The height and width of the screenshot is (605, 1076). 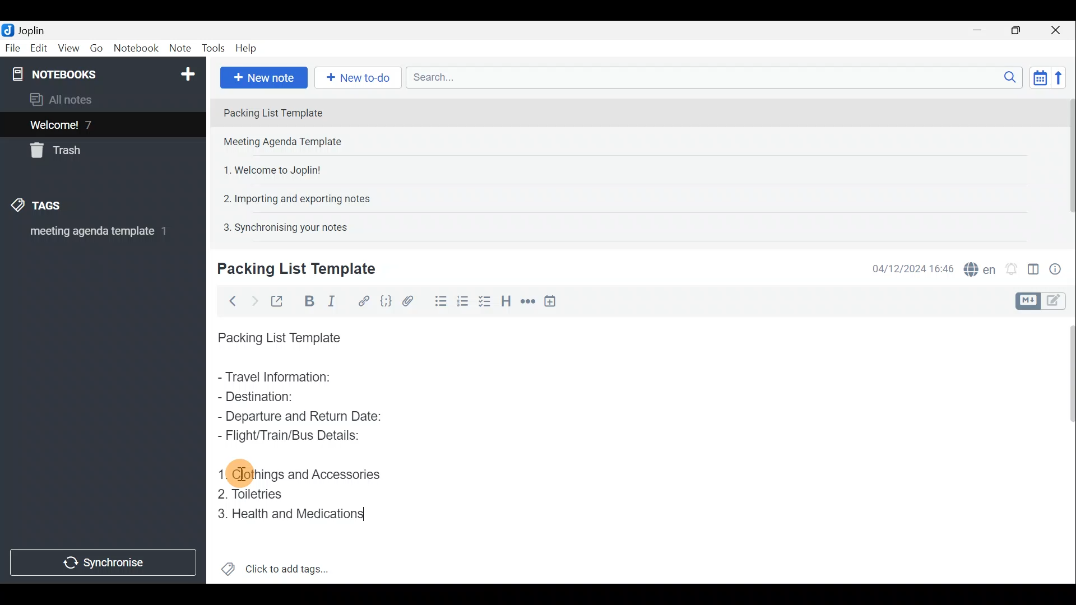 What do you see at coordinates (462, 299) in the screenshot?
I see `Checkbox` at bounding box center [462, 299].